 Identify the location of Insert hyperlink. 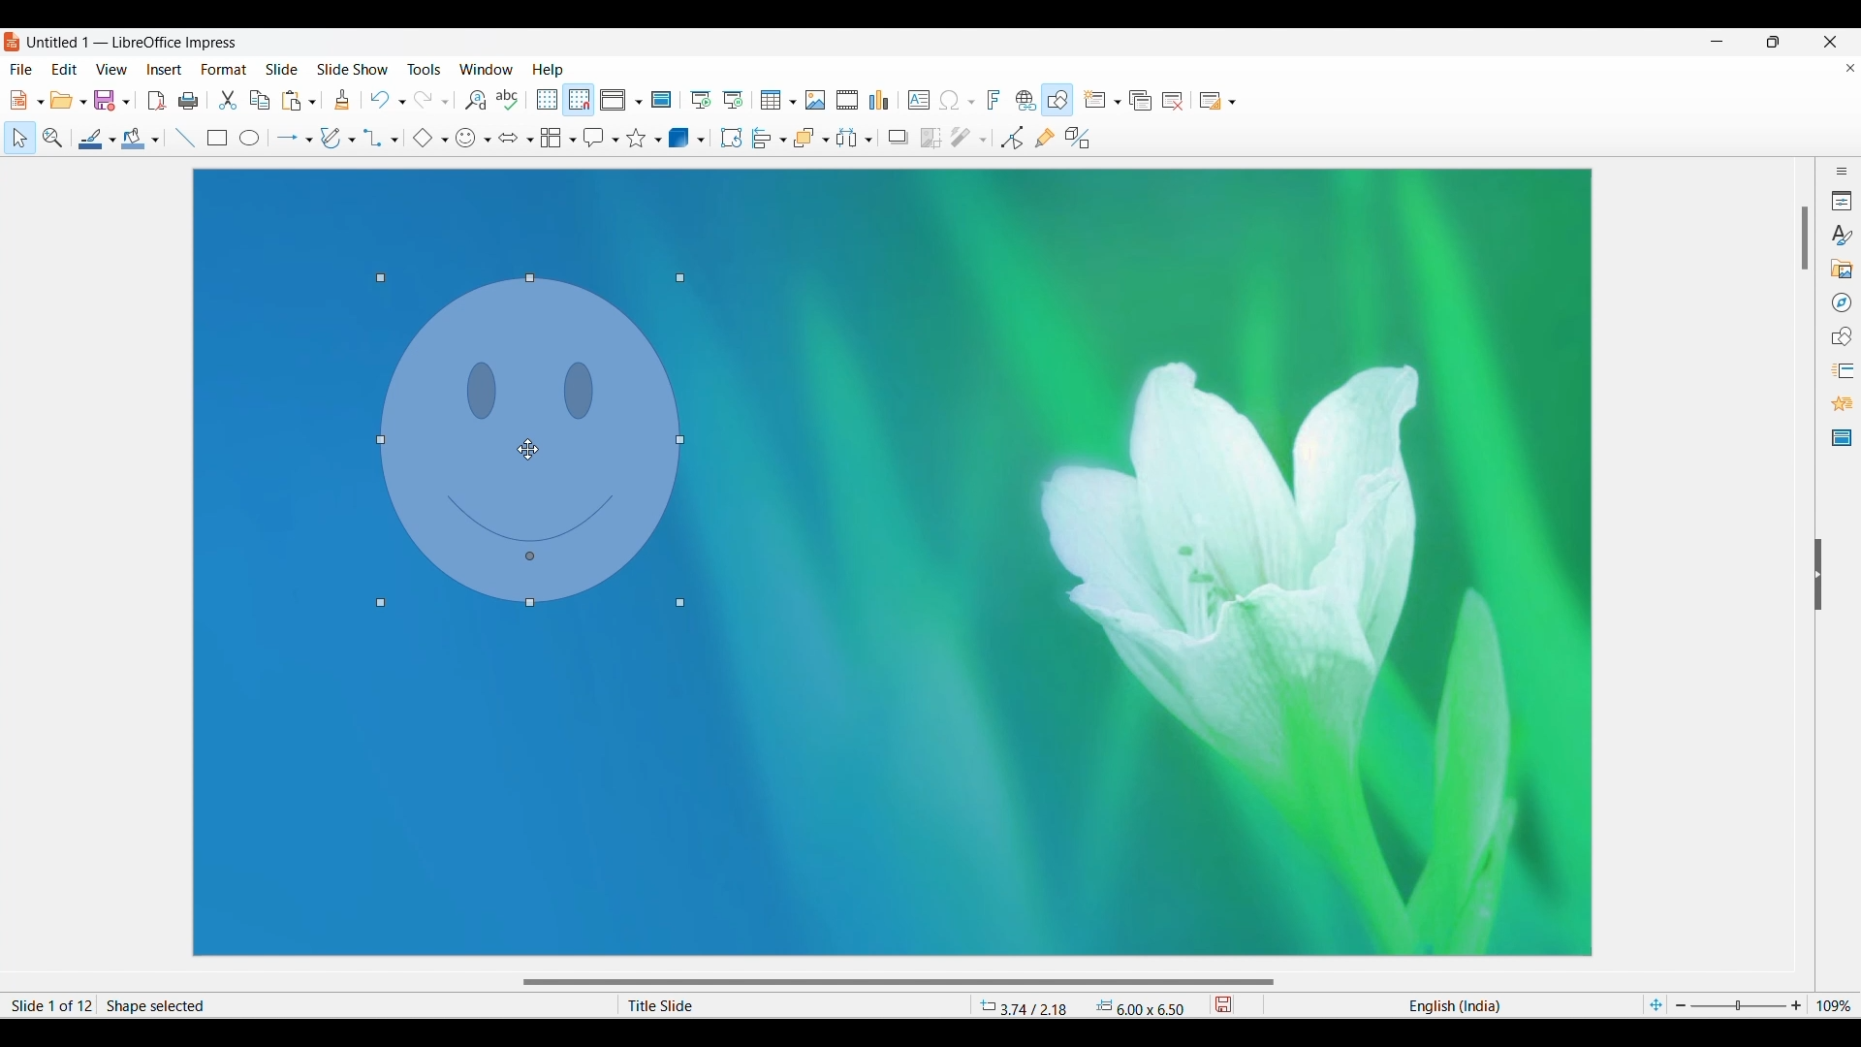
(1026, 100).